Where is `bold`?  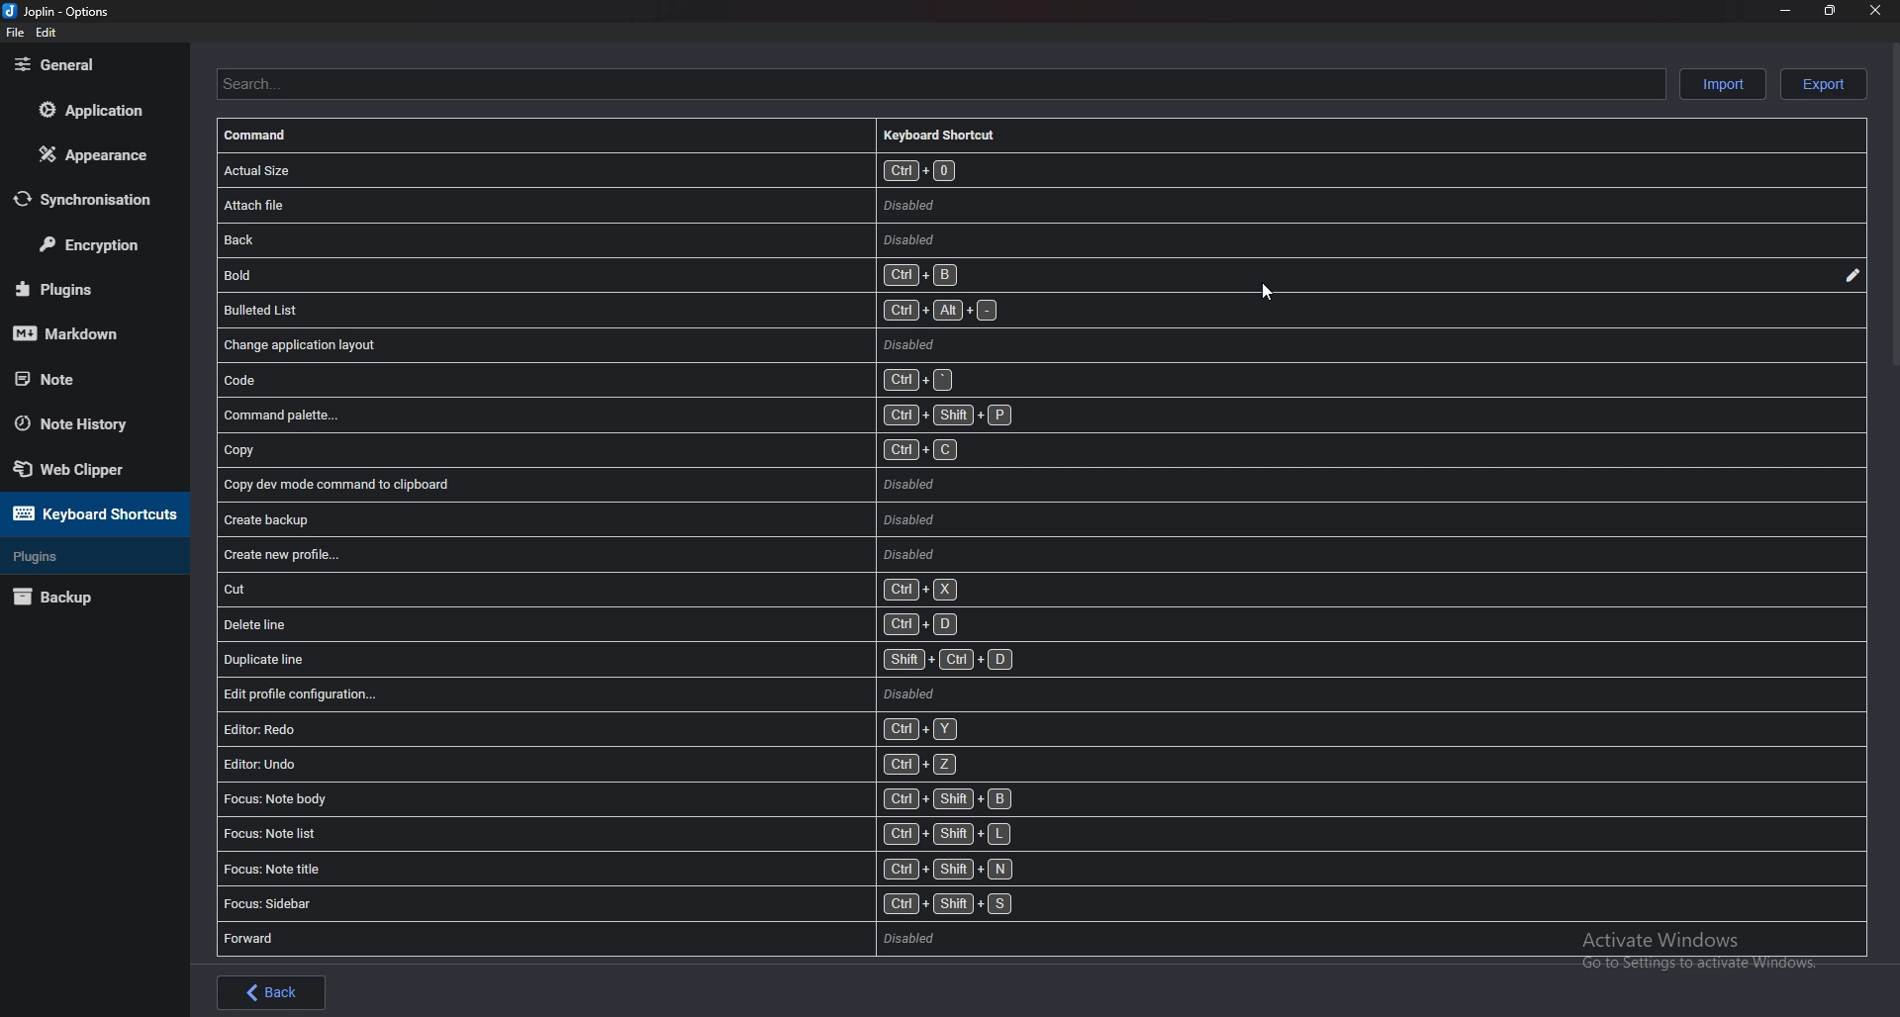
bold is located at coordinates (601, 275).